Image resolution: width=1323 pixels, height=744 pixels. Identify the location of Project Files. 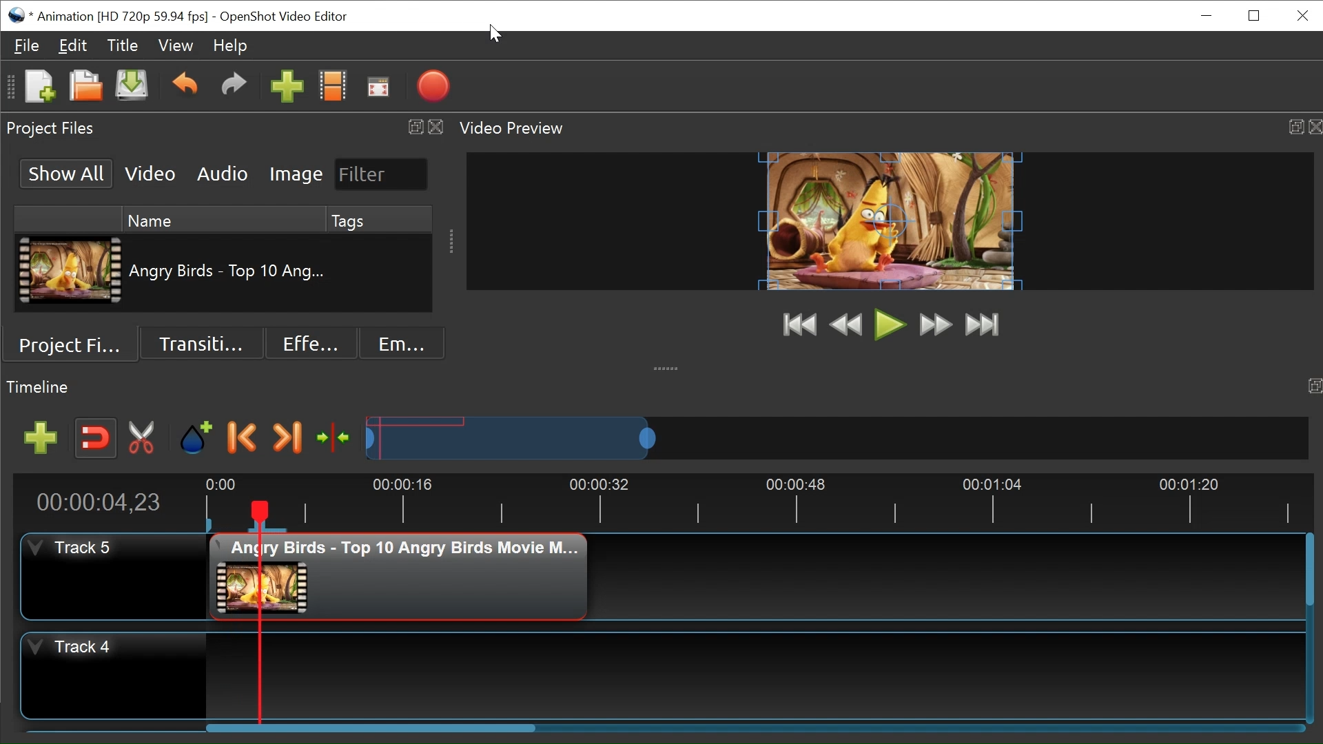
(75, 344).